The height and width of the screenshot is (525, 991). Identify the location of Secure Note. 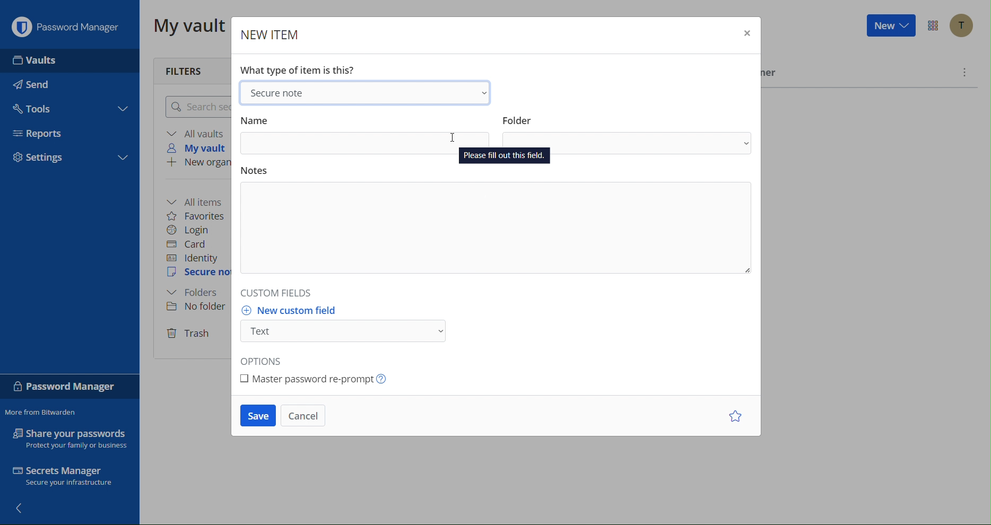
(197, 274).